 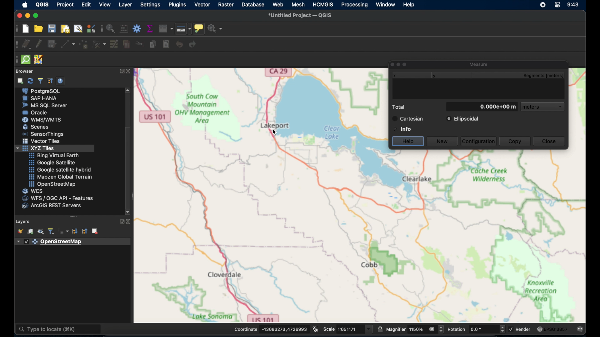 I want to click on show layout manager, so click(x=79, y=29).